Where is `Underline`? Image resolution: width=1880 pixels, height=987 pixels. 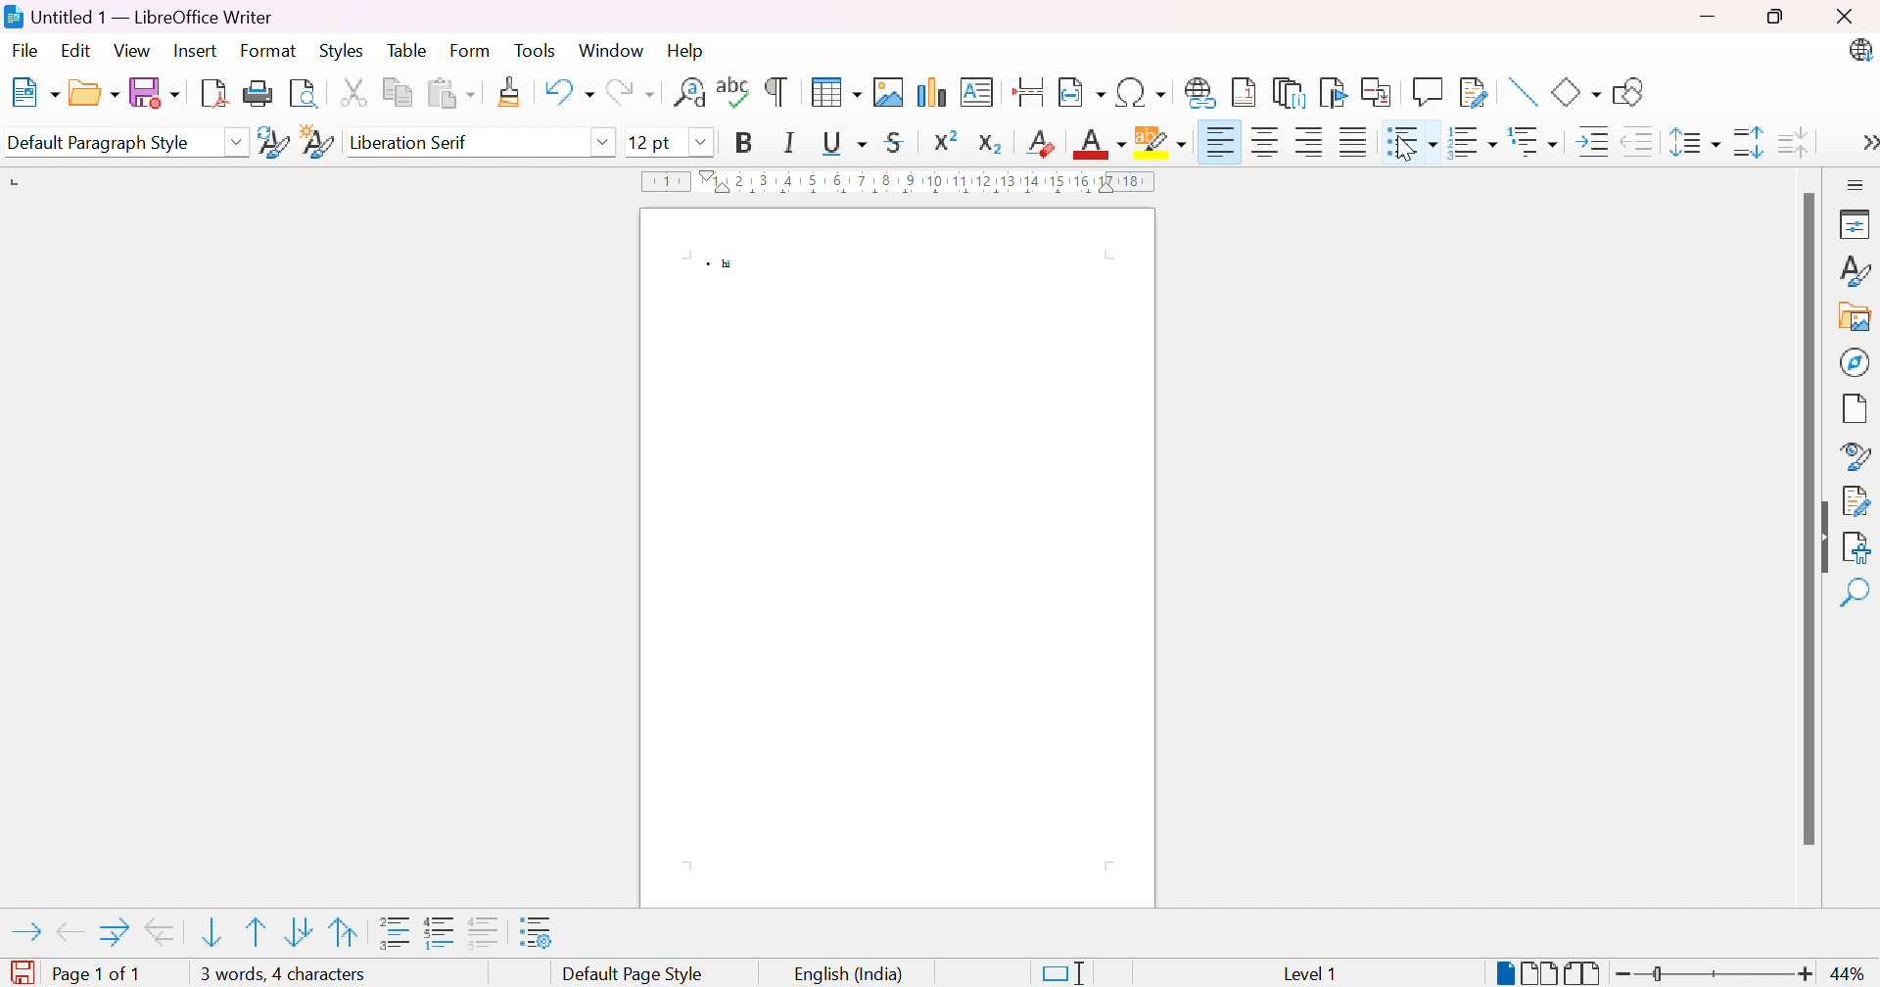
Underline is located at coordinates (846, 142).